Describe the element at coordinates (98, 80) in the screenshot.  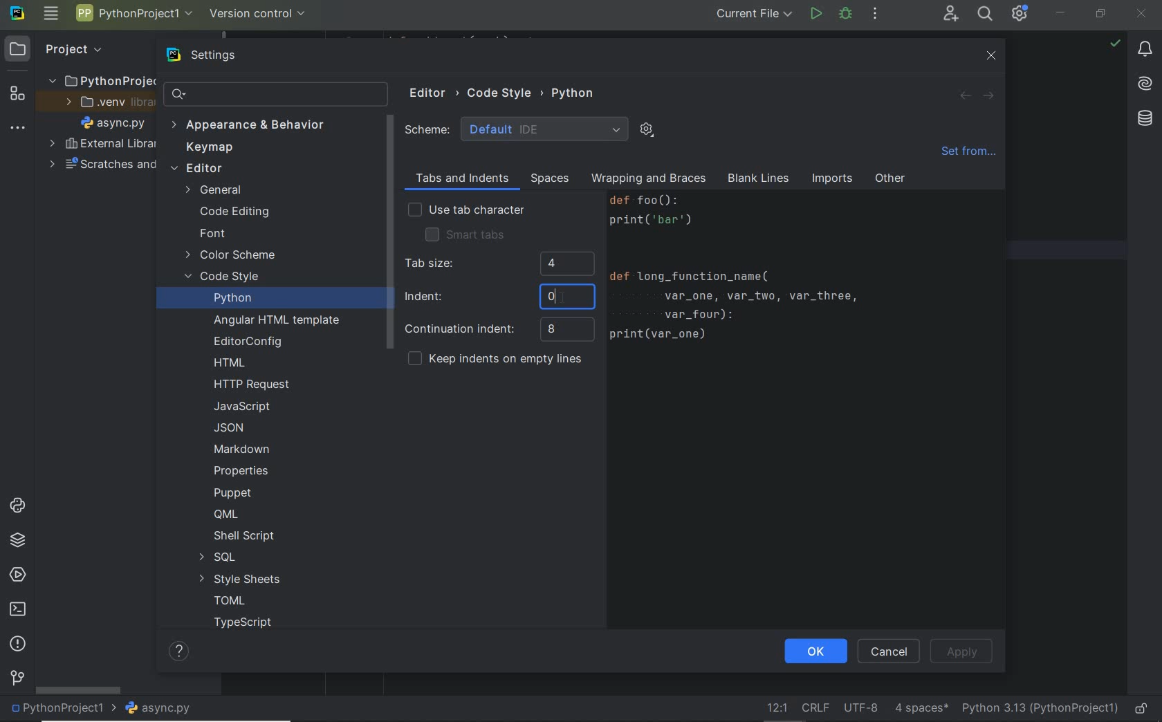
I see `Project folder` at that location.